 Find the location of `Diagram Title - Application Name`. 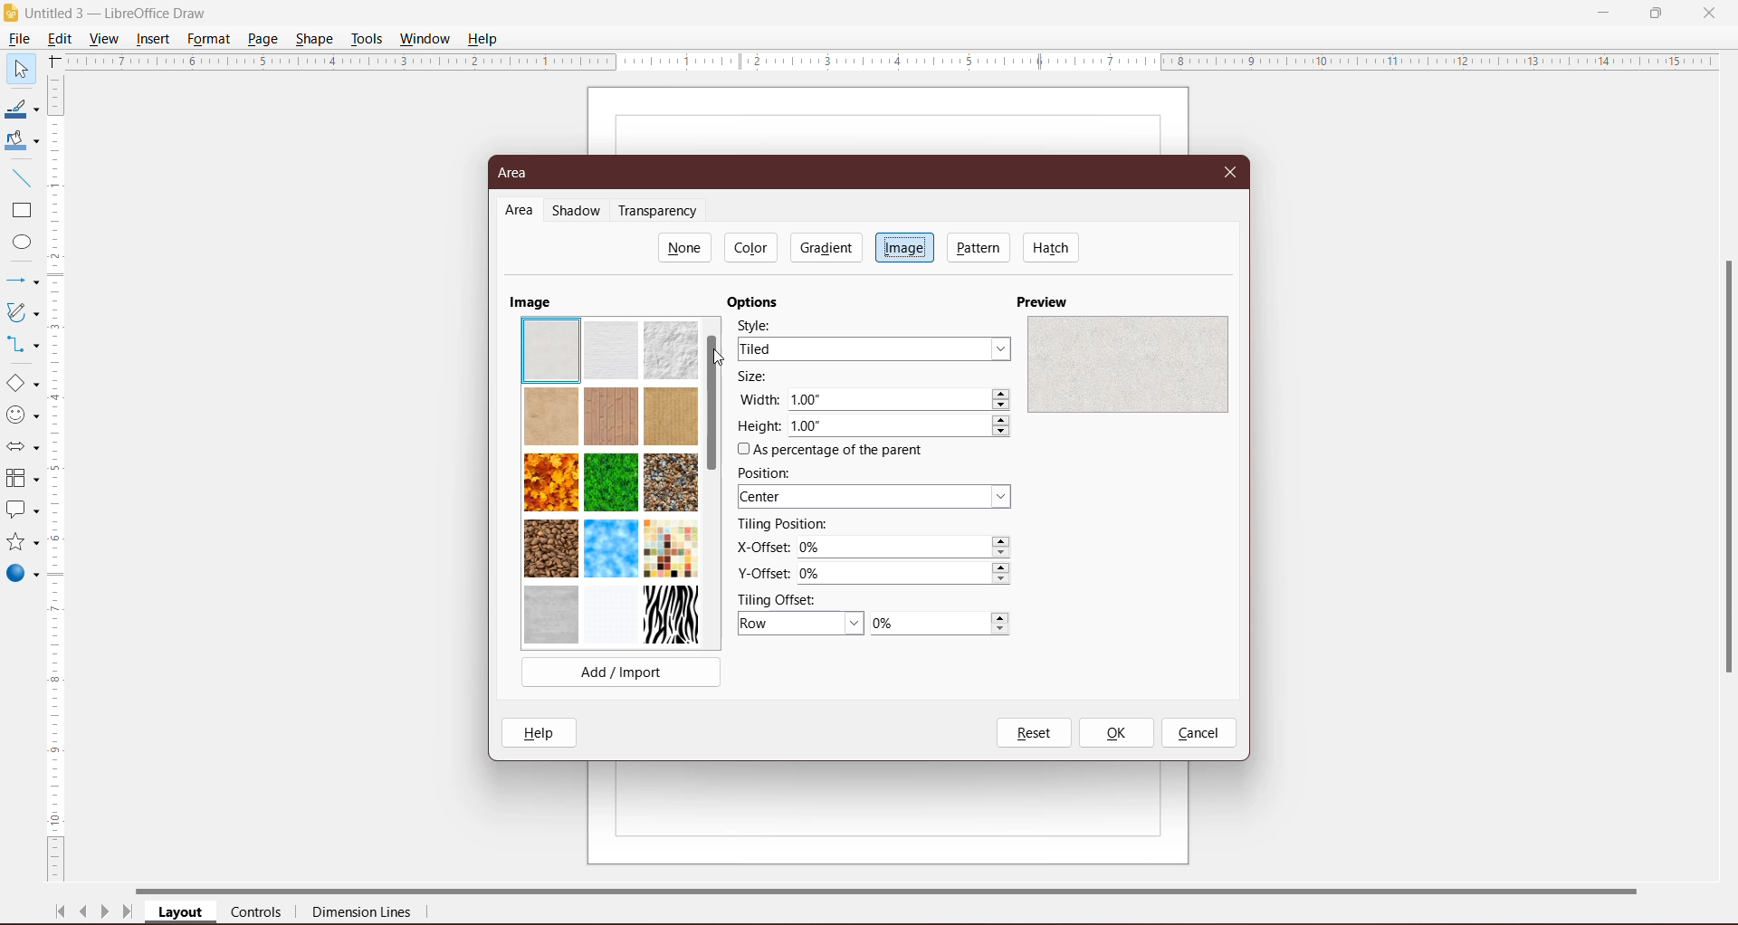

Diagram Title - Application Name is located at coordinates (122, 13).